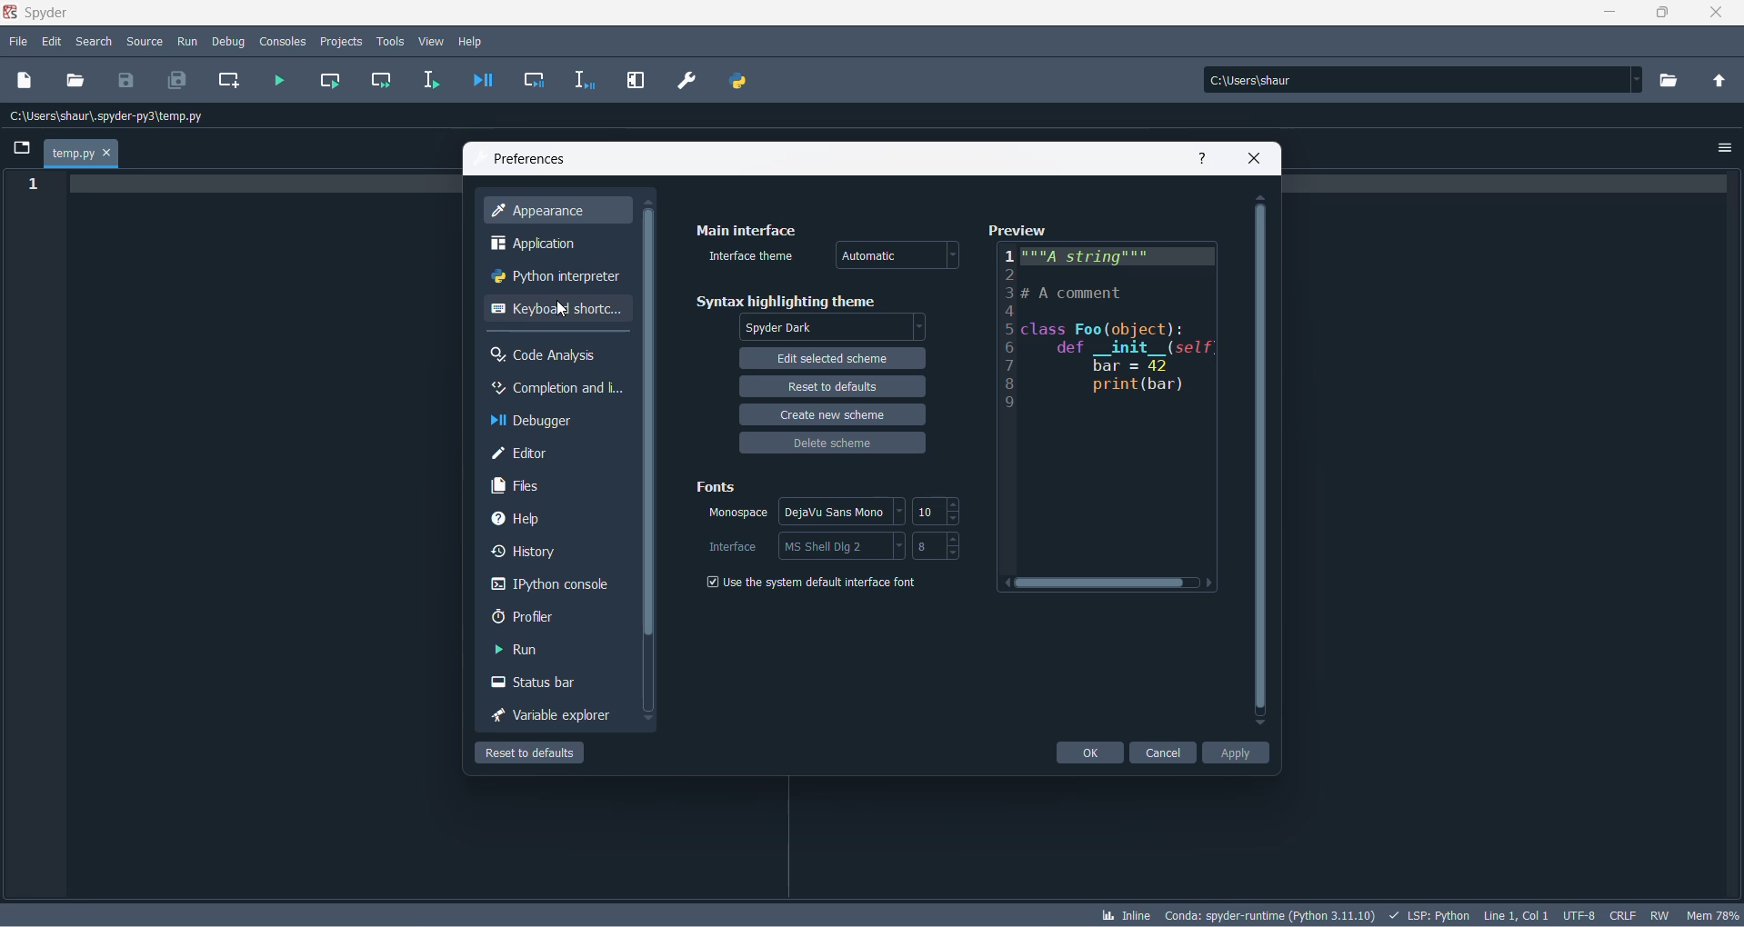 This screenshot has width=1744, height=927. Describe the element at coordinates (1273, 912) in the screenshot. I see `spyder version` at that location.